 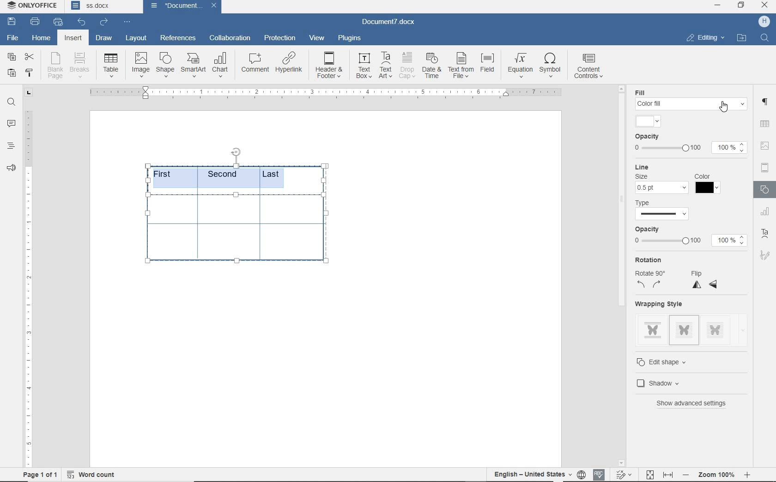 What do you see at coordinates (12, 169) in the screenshot?
I see `feedback & suppory` at bounding box center [12, 169].